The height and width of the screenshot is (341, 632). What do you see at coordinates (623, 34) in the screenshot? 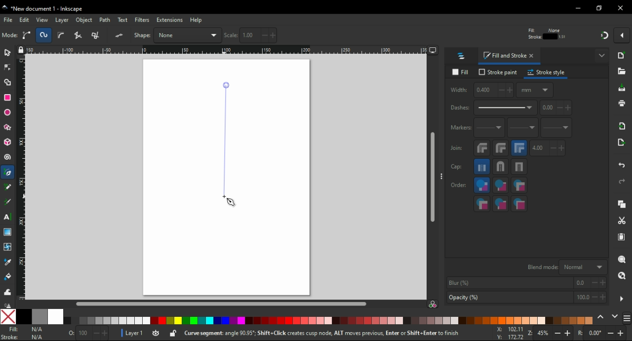
I see `snap options` at bounding box center [623, 34].